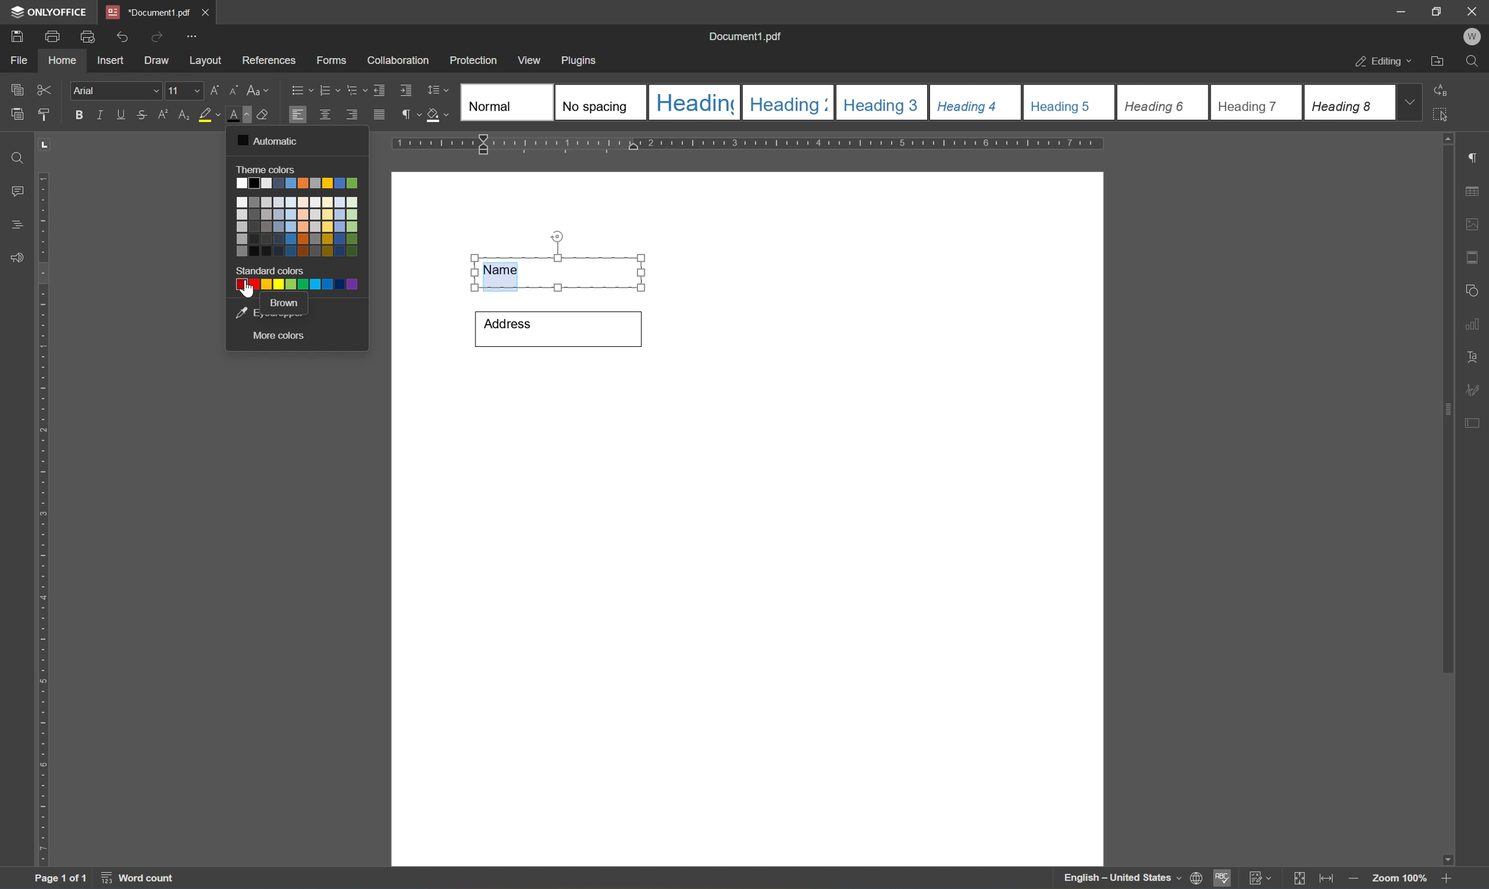 Image resolution: width=1489 pixels, height=889 pixels. I want to click on copy, so click(18, 114).